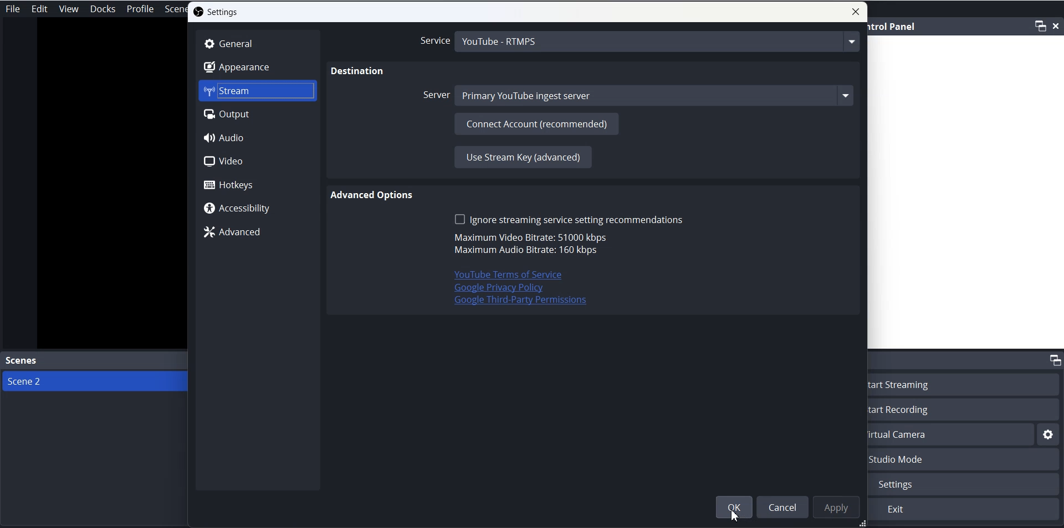 The height and width of the screenshot is (528, 1064). What do you see at coordinates (522, 157) in the screenshot?
I see `Use stream key advanced` at bounding box center [522, 157].